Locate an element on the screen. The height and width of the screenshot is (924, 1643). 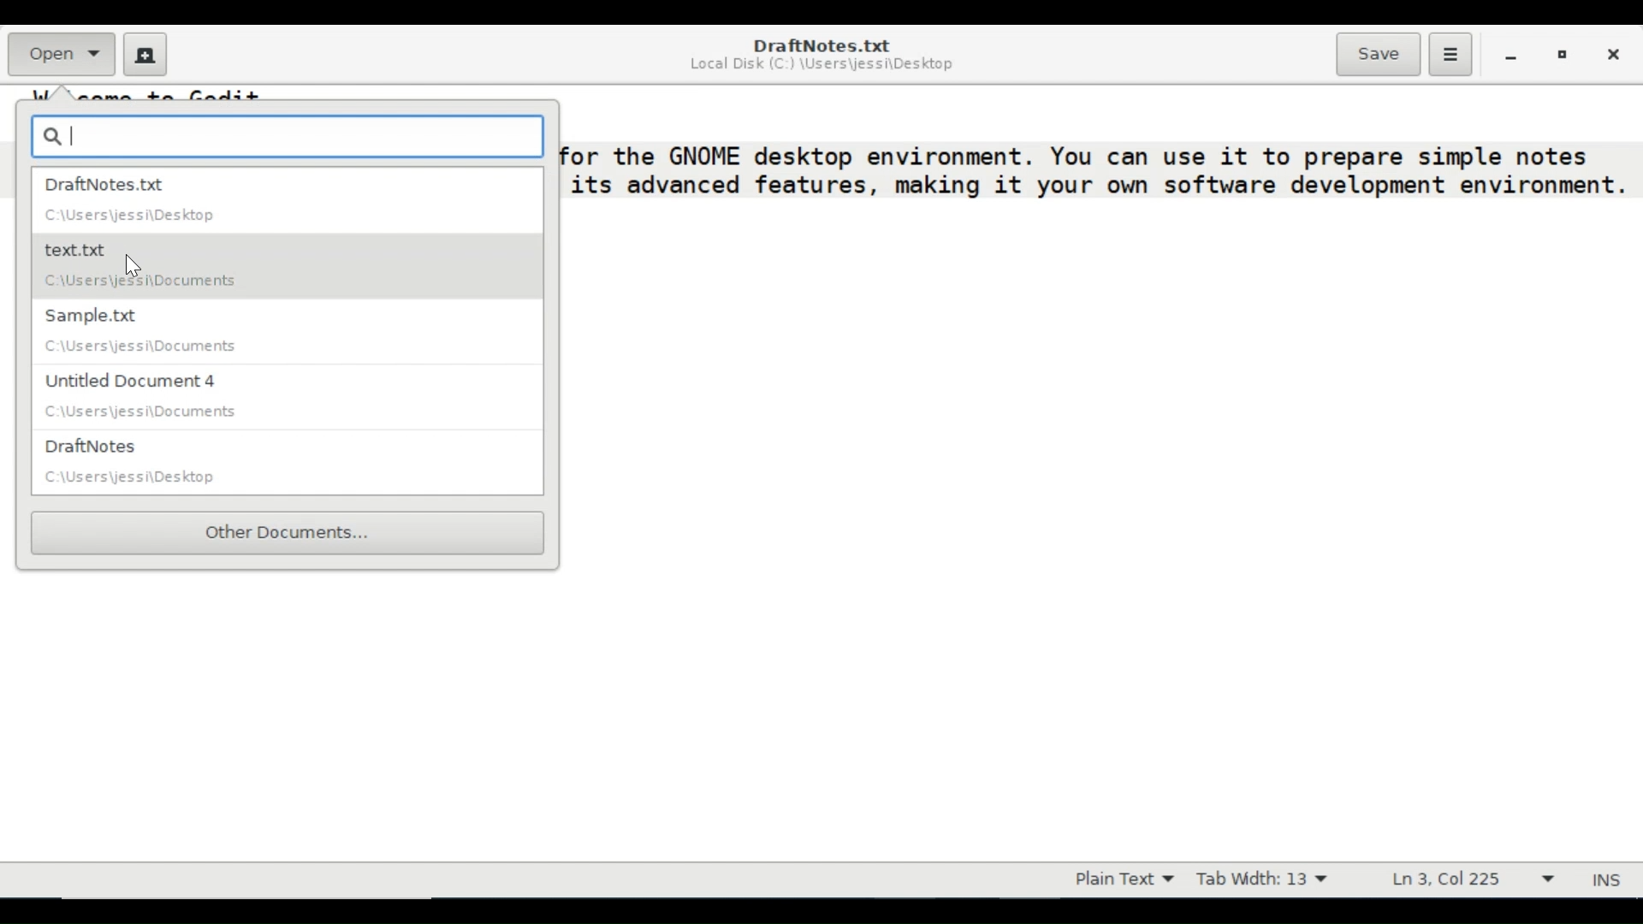
Cursor is located at coordinates (130, 262).